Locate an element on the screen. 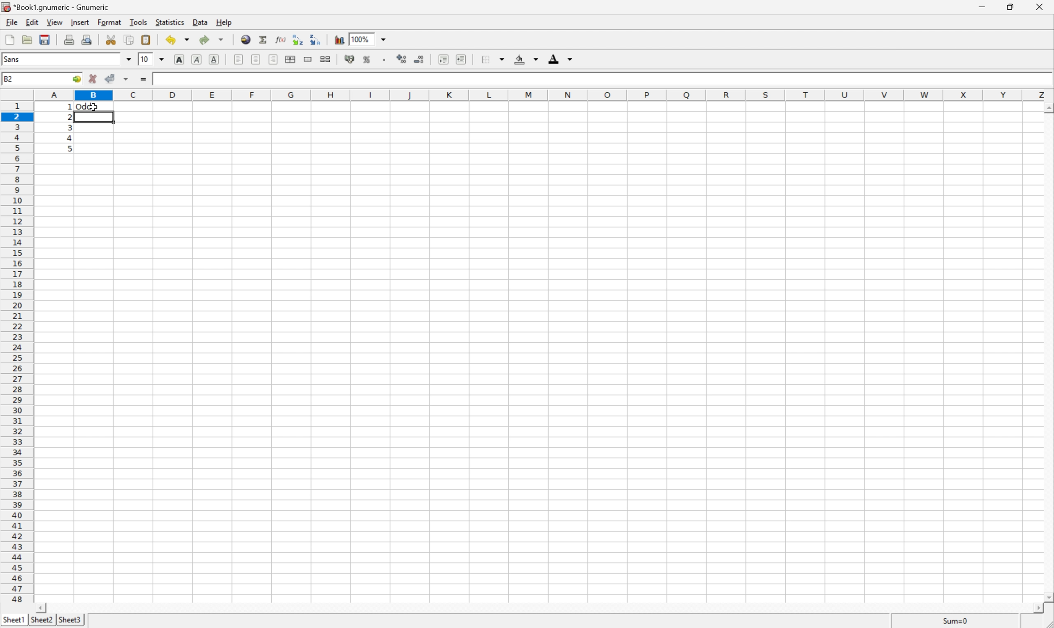 This screenshot has width=1054, height=628. Sheet3 is located at coordinates (71, 620).